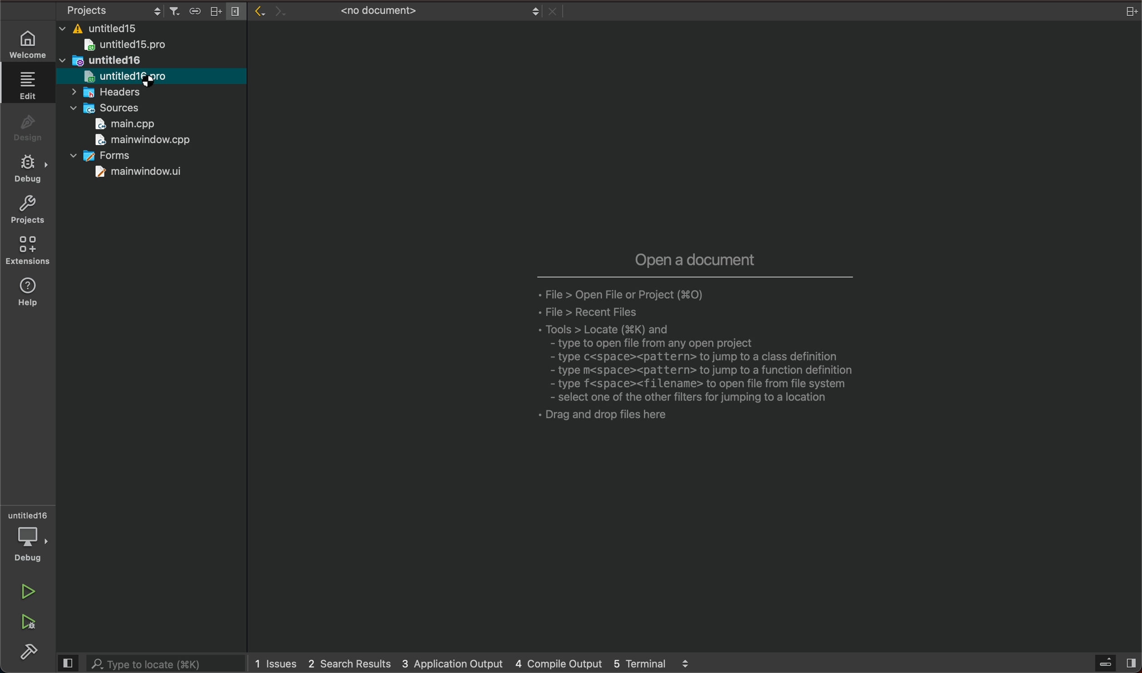 The image size is (1142, 673). I want to click on open a document, so click(656, 322).